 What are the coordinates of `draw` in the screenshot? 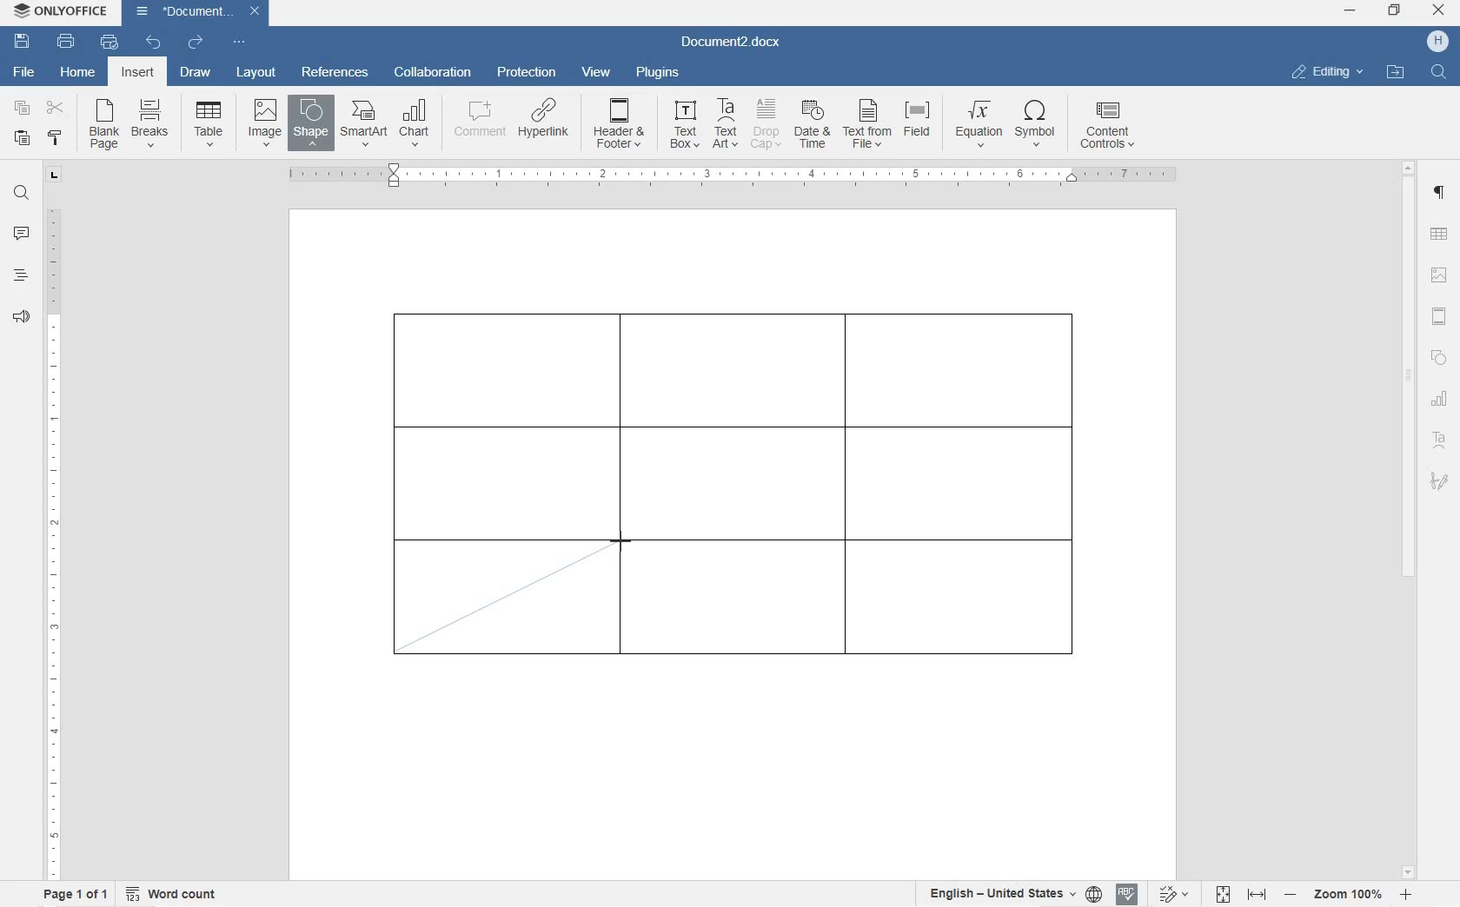 It's located at (196, 72).